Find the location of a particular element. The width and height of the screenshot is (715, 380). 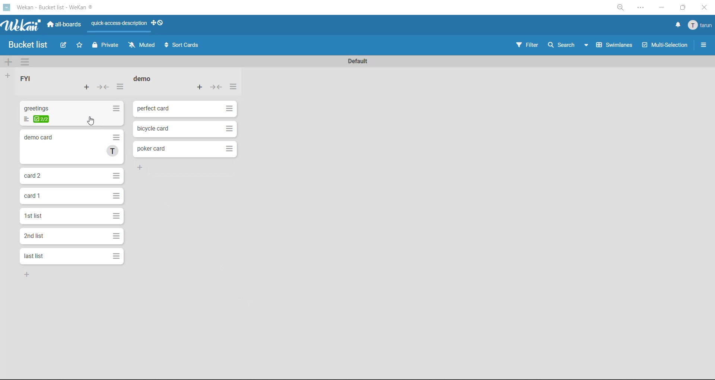

sidebar is located at coordinates (702, 46).